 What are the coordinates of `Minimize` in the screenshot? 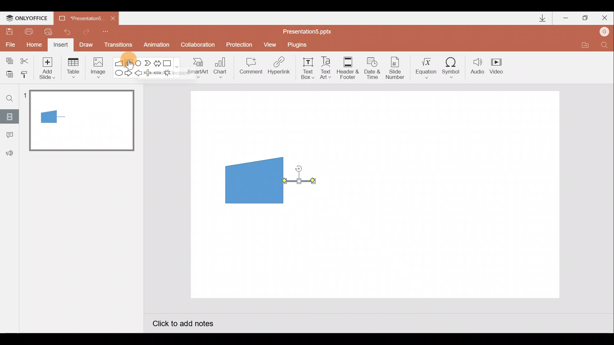 It's located at (566, 19).